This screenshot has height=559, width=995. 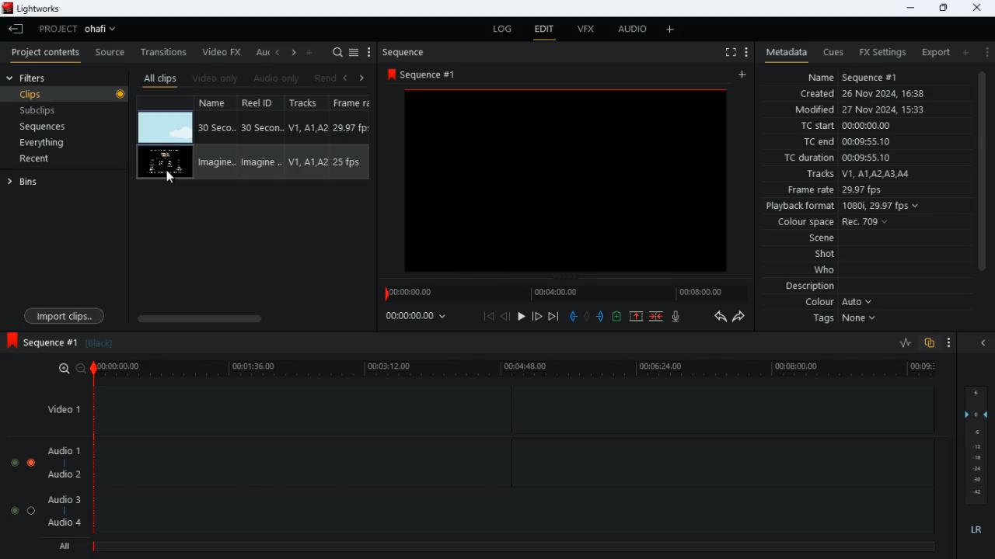 I want to click on Frame rate, so click(x=352, y=128).